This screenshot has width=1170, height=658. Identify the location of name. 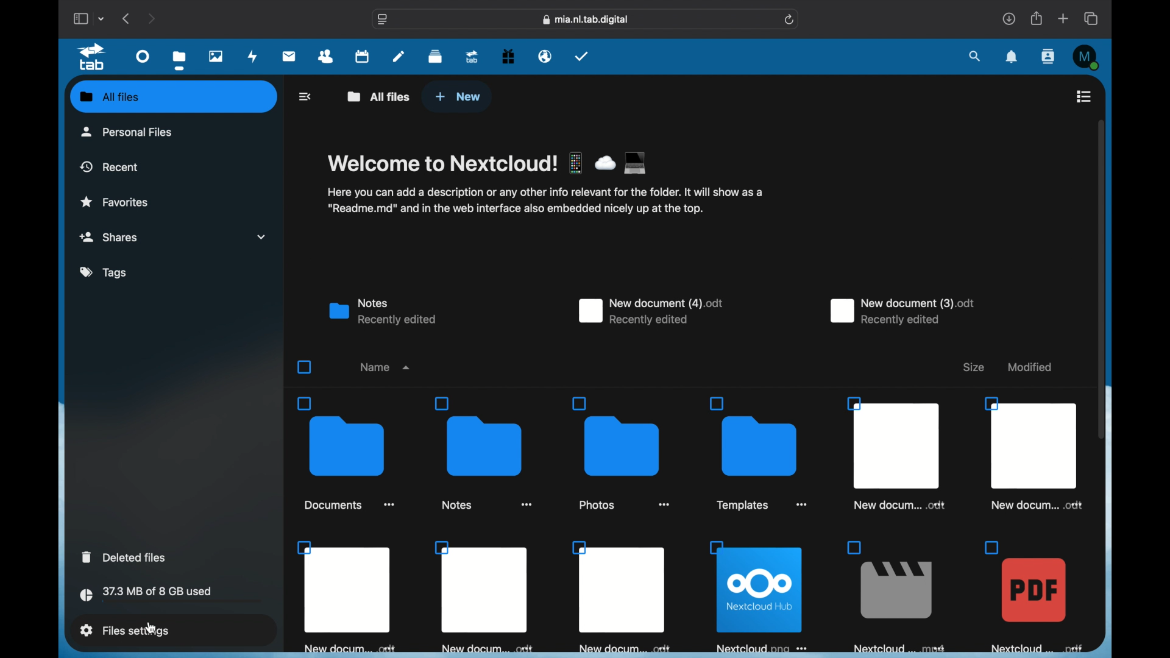
(384, 366).